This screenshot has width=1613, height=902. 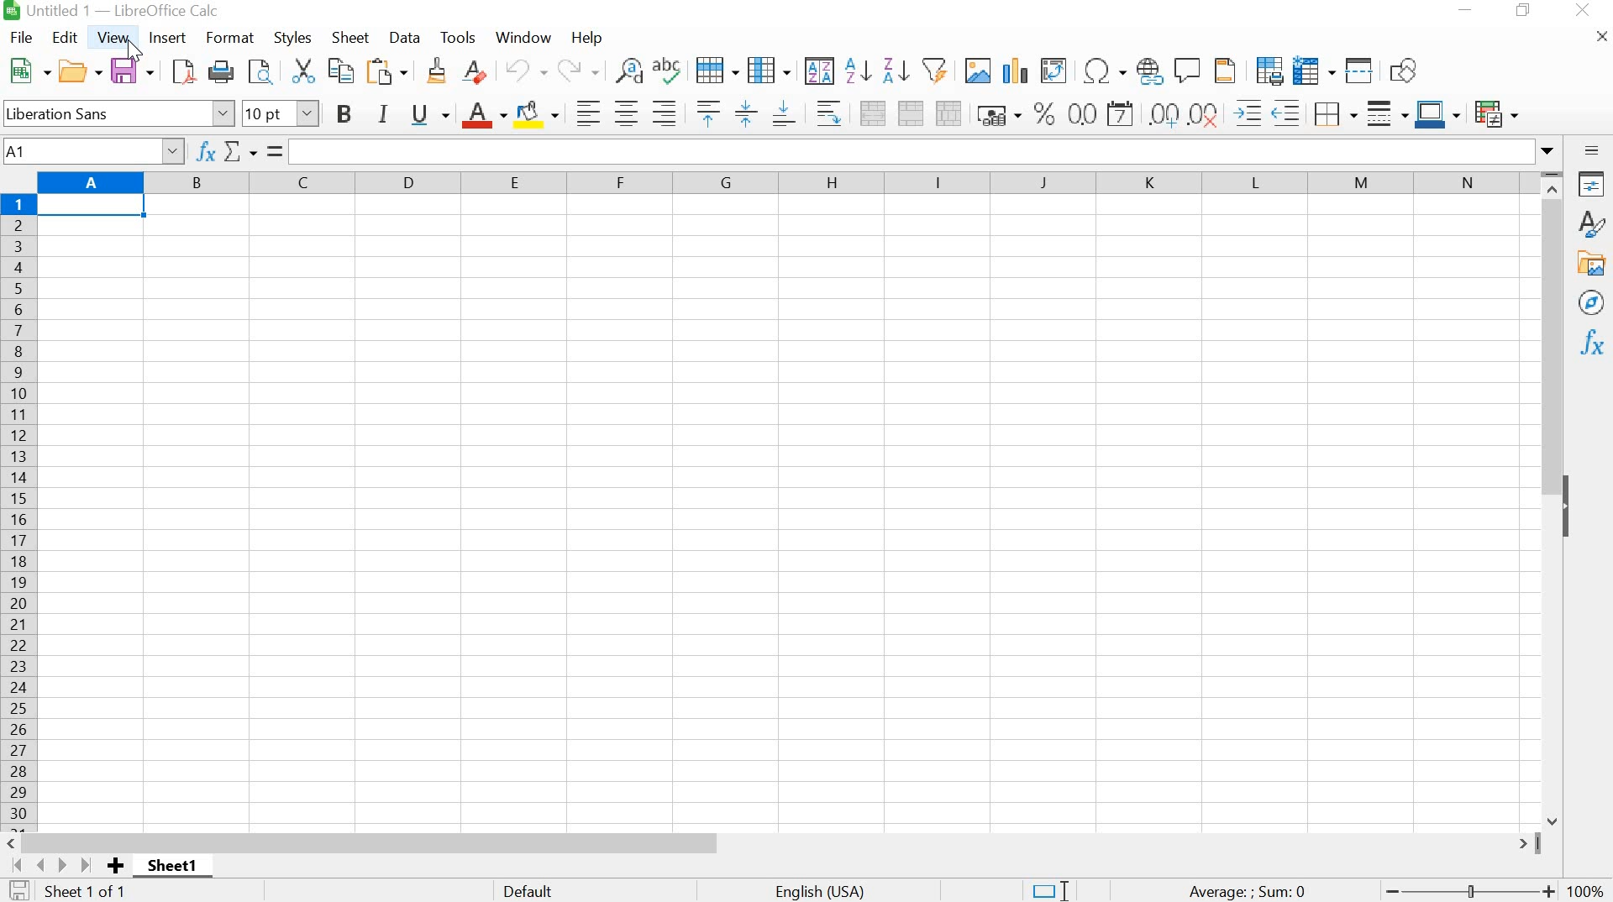 What do you see at coordinates (578, 71) in the screenshot?
I see `REDO` at bounding box center [578, 71].